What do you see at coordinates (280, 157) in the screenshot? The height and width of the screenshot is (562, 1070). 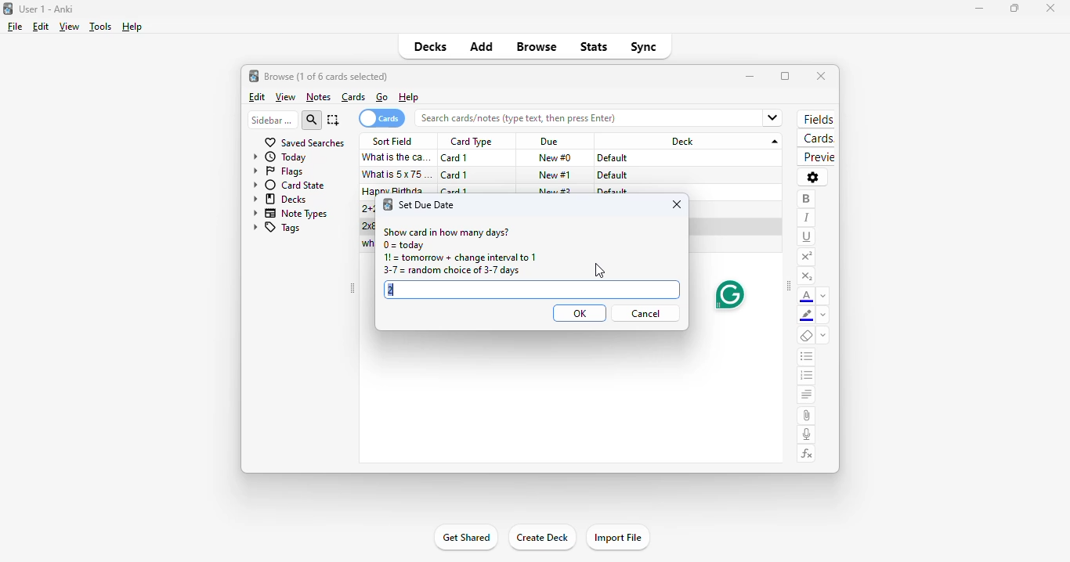 I see `today` at bounding box center [280, 157].